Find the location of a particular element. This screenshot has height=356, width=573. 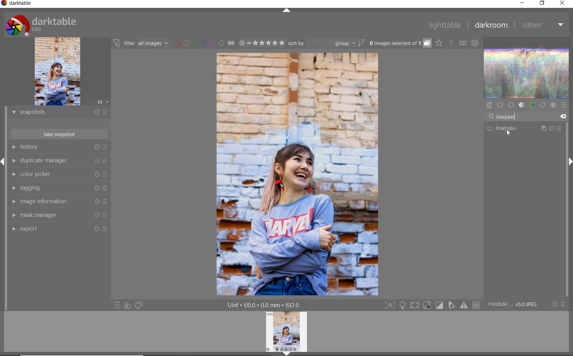

Toggle modes is located at coordinates (432, 306).